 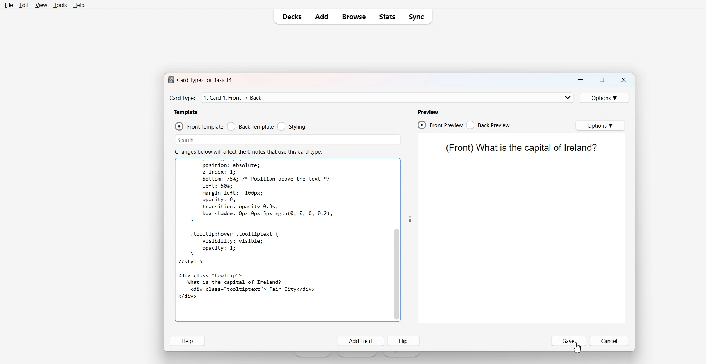 I want to click on Stats, so click(x=387, y=17).